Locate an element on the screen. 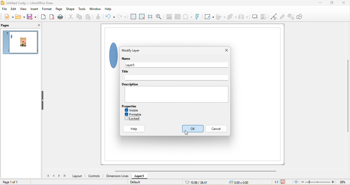 This screenshot has height=185, width=350. properties is located at coordinates (133, 106).